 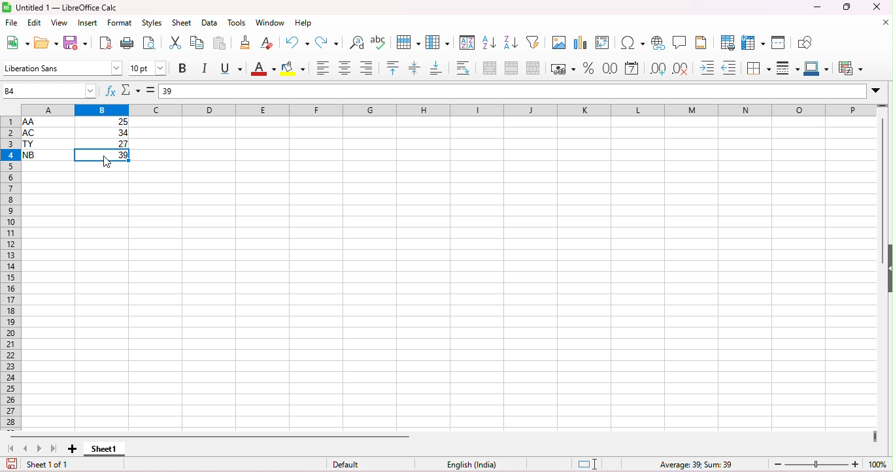 I want to click on background, so click(x=295, y=69).